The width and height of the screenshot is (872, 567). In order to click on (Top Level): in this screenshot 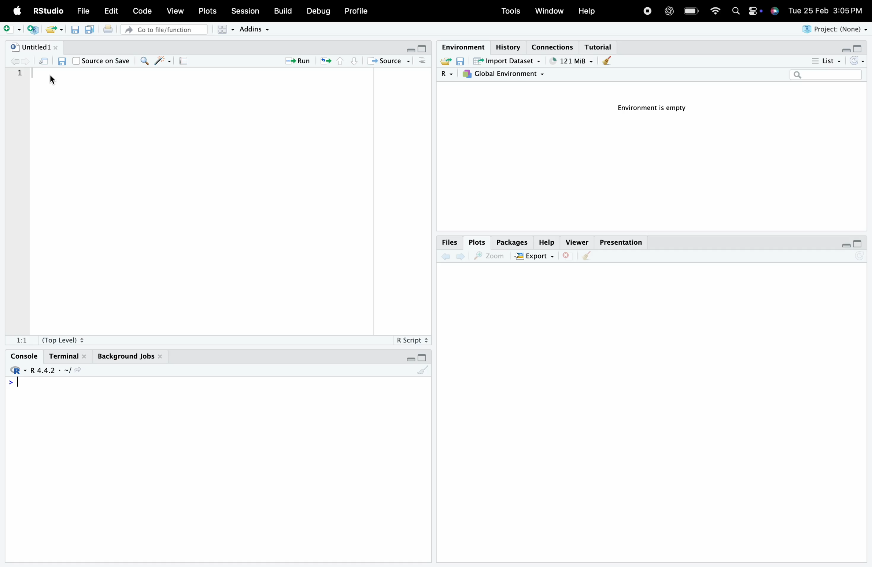, I will do `click(64, 338)`.